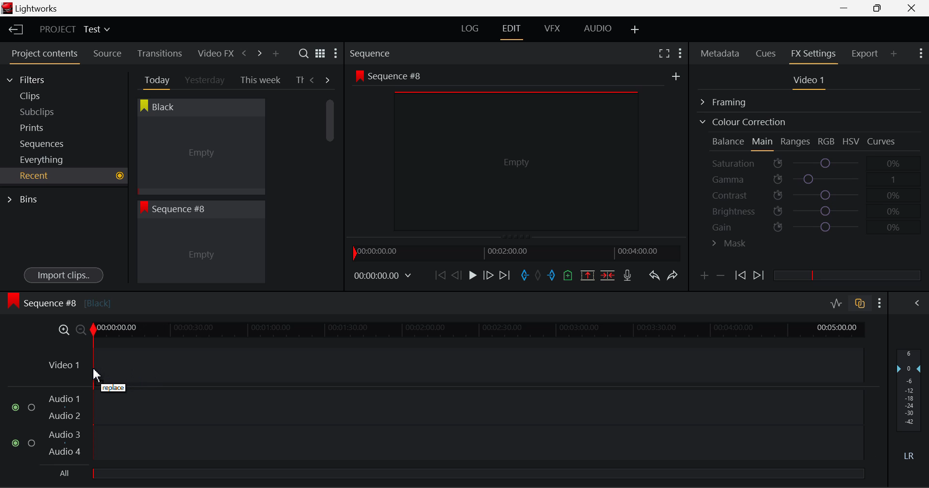 The height and width of the screenshot is (488, 929). I want to click on Frame Time, so click(383, 276).